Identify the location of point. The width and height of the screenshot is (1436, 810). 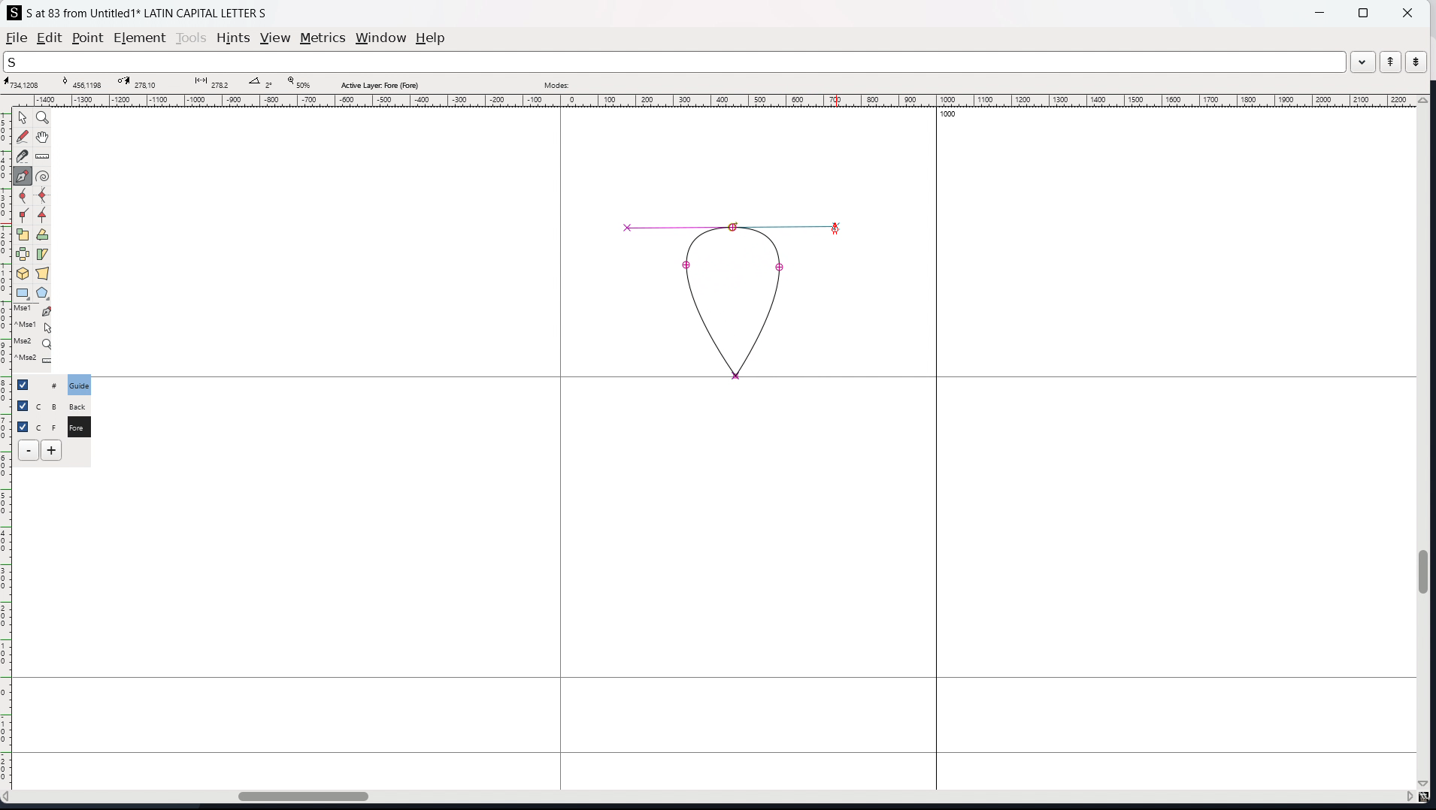
(86, 39).